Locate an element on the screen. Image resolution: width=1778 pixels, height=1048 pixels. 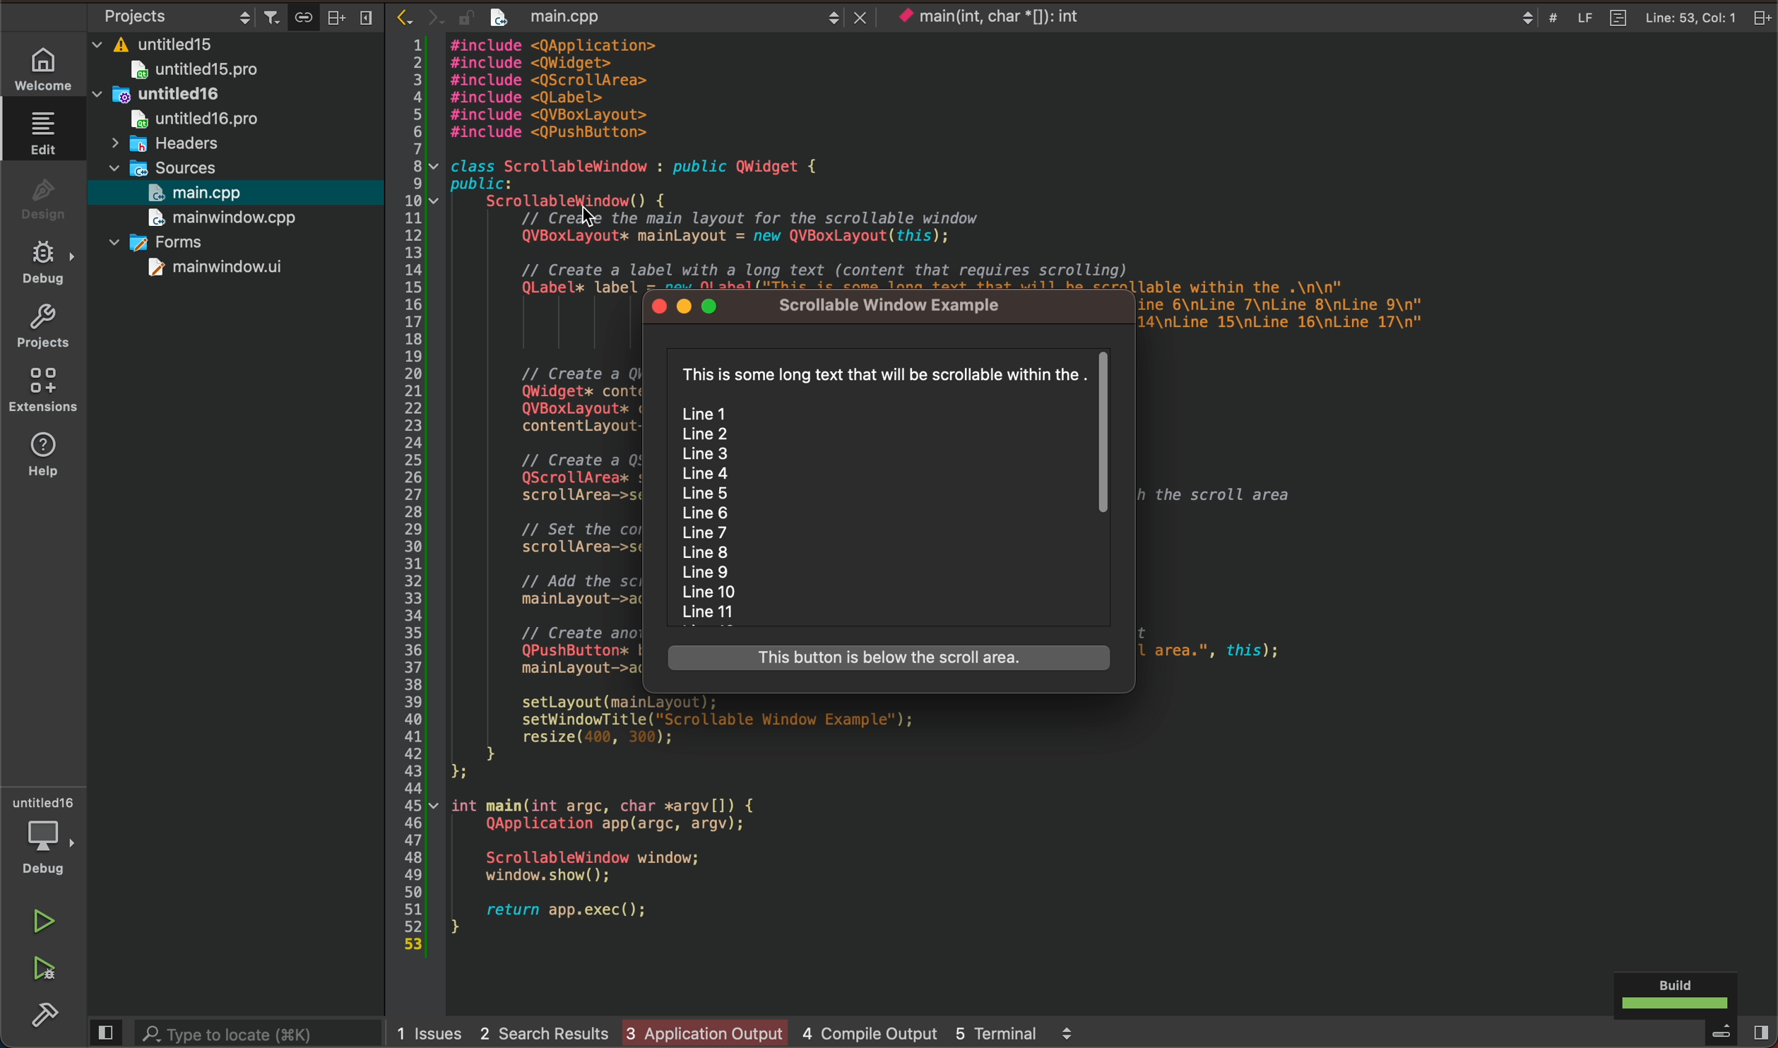
close is located at coordinates (1758, 18).